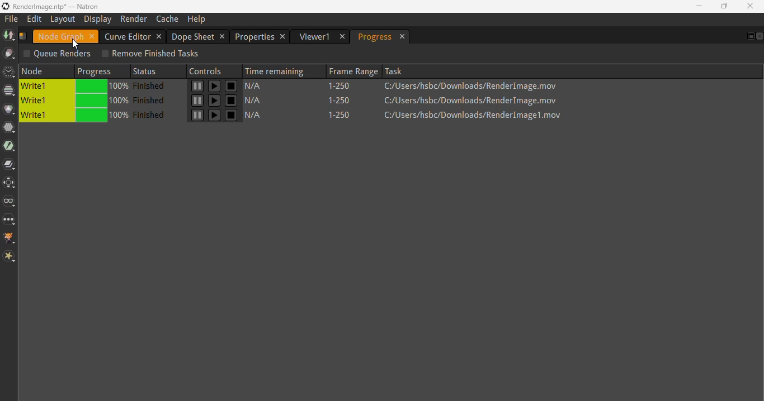 The image size is (764, 401). What do you see at coordinates (127, 36) in the screenshot?
I see `curve editor` at bounding box center [127, 36].